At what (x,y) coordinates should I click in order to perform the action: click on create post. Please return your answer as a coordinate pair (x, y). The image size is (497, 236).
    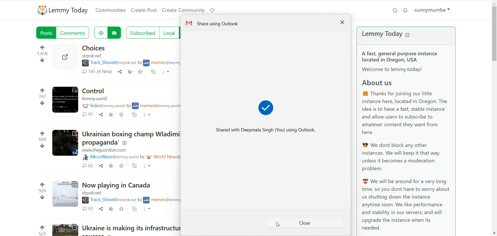
    Looking at the image, I should click on (143, 10).